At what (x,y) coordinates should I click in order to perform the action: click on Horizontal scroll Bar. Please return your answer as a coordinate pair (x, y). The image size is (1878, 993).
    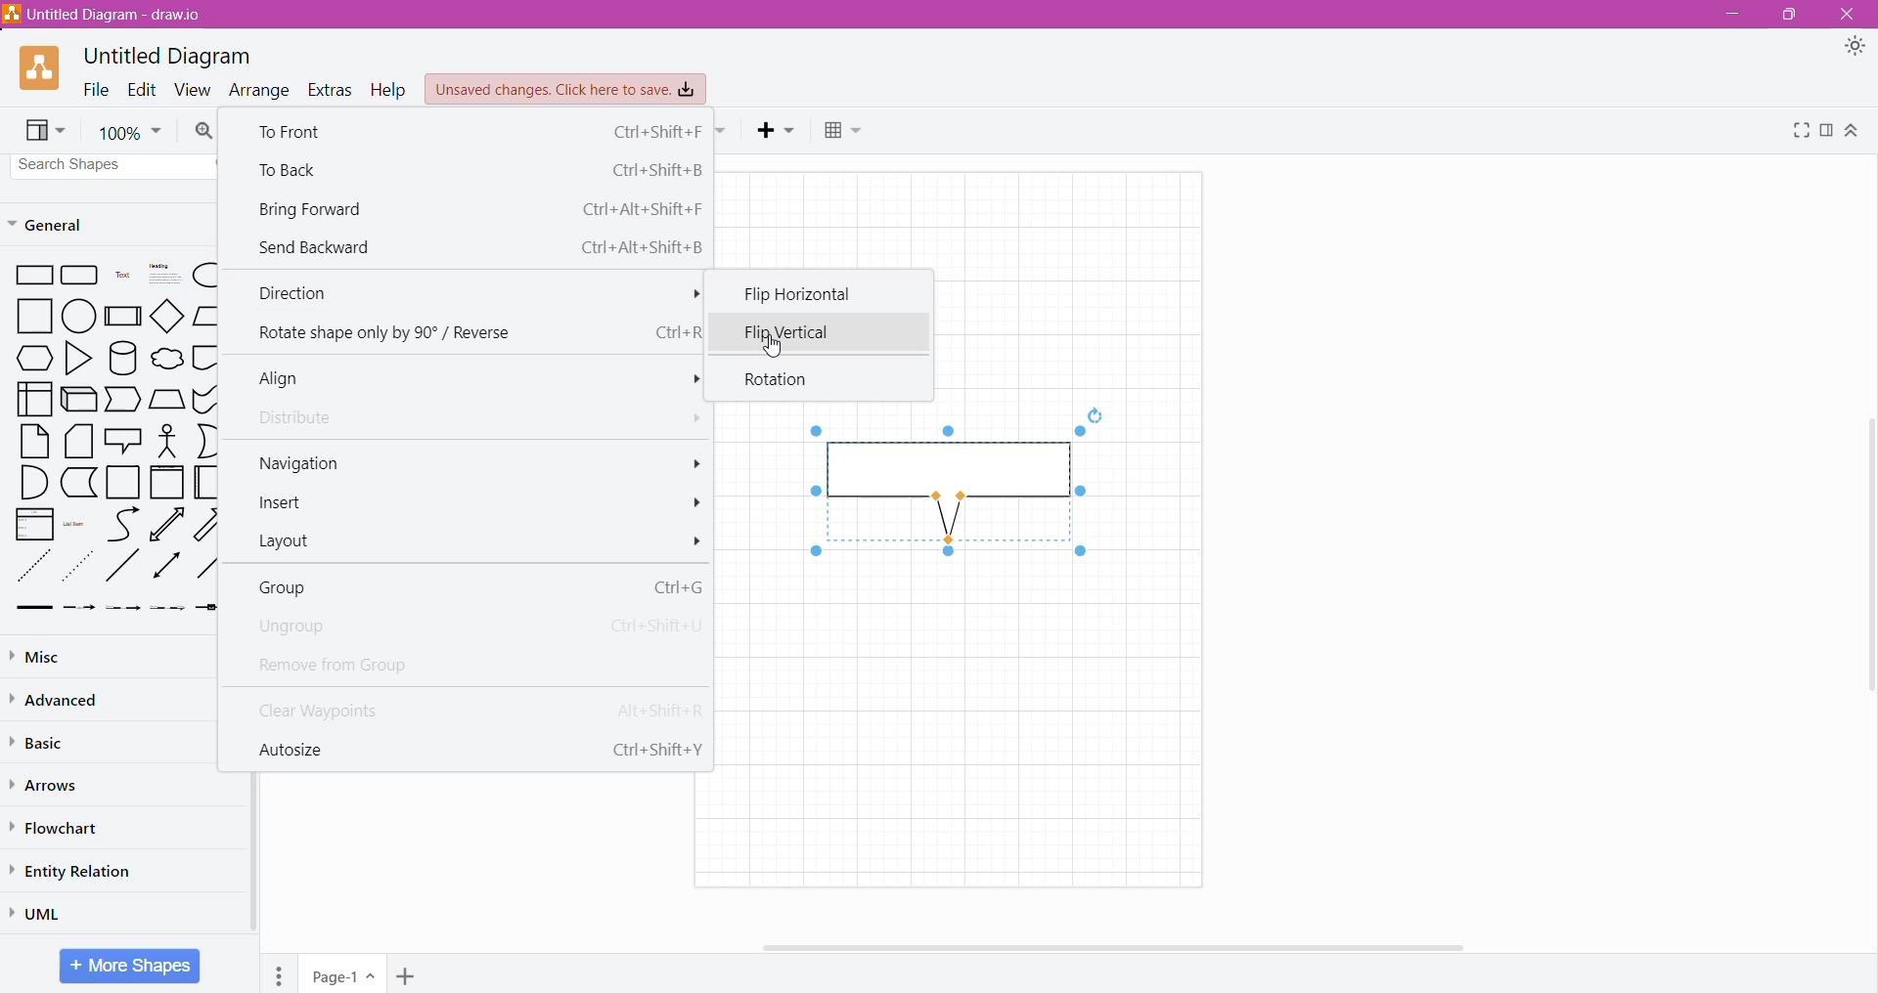
    Looking at the image, I should click on (1134, 947).